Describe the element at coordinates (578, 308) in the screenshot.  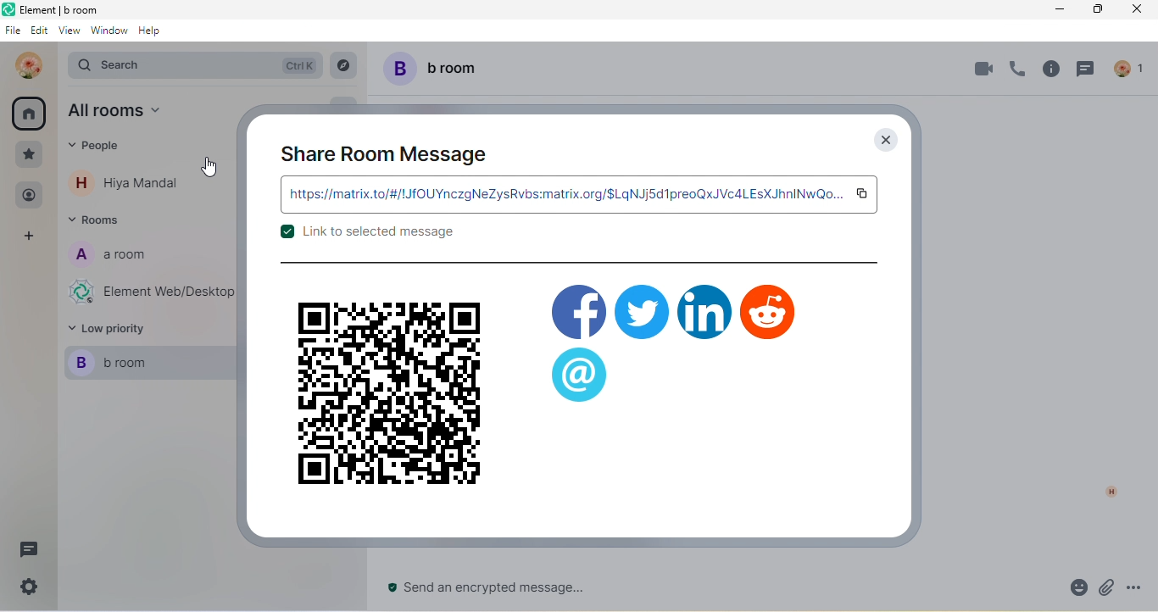
I see `facebook` at that location.